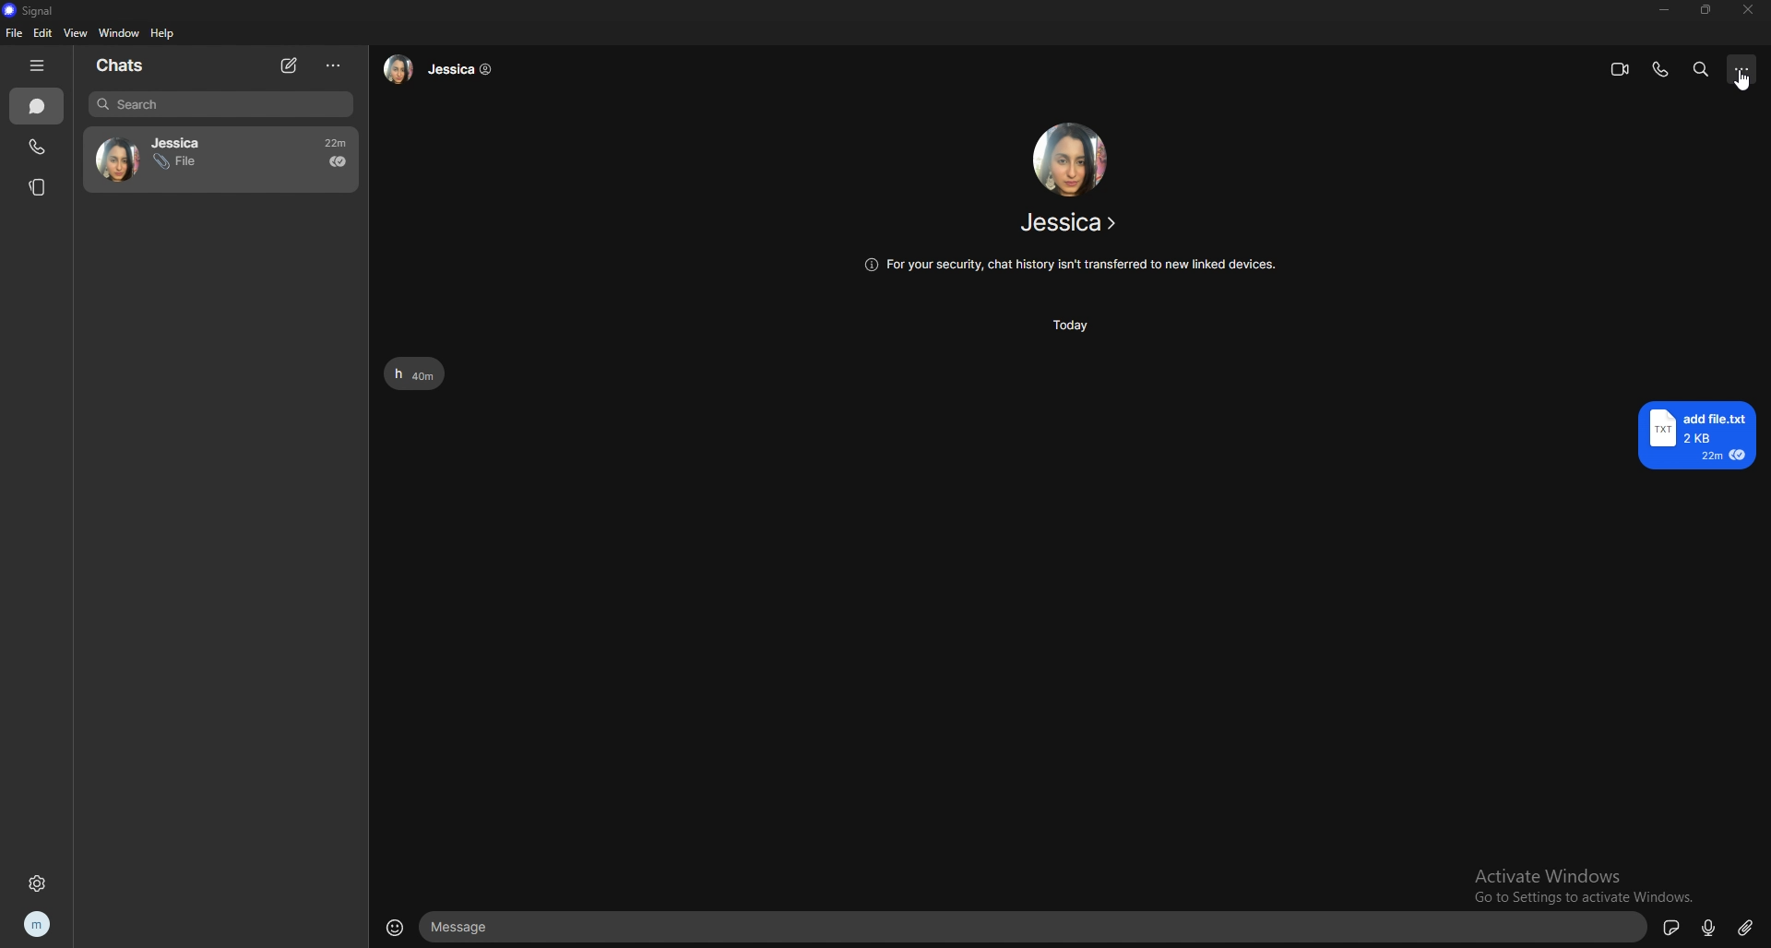 Image resolution: width=1771 pixels, height=948 pixels. I want to click on signal, so click(31, 10).